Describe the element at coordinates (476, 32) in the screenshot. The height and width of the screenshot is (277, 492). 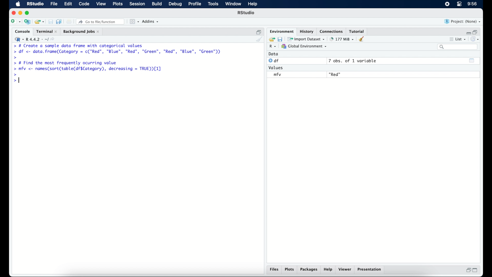
I see `restore down` at that location.